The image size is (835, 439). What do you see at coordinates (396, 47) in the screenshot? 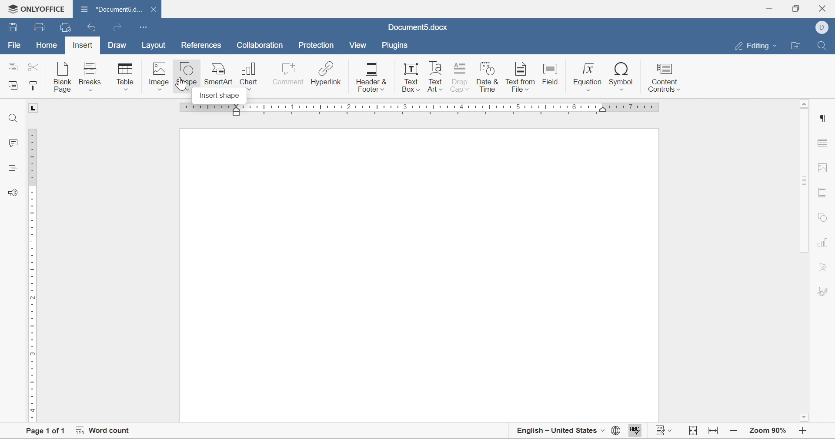
I see `plugins` at bounding box center [396, 47].